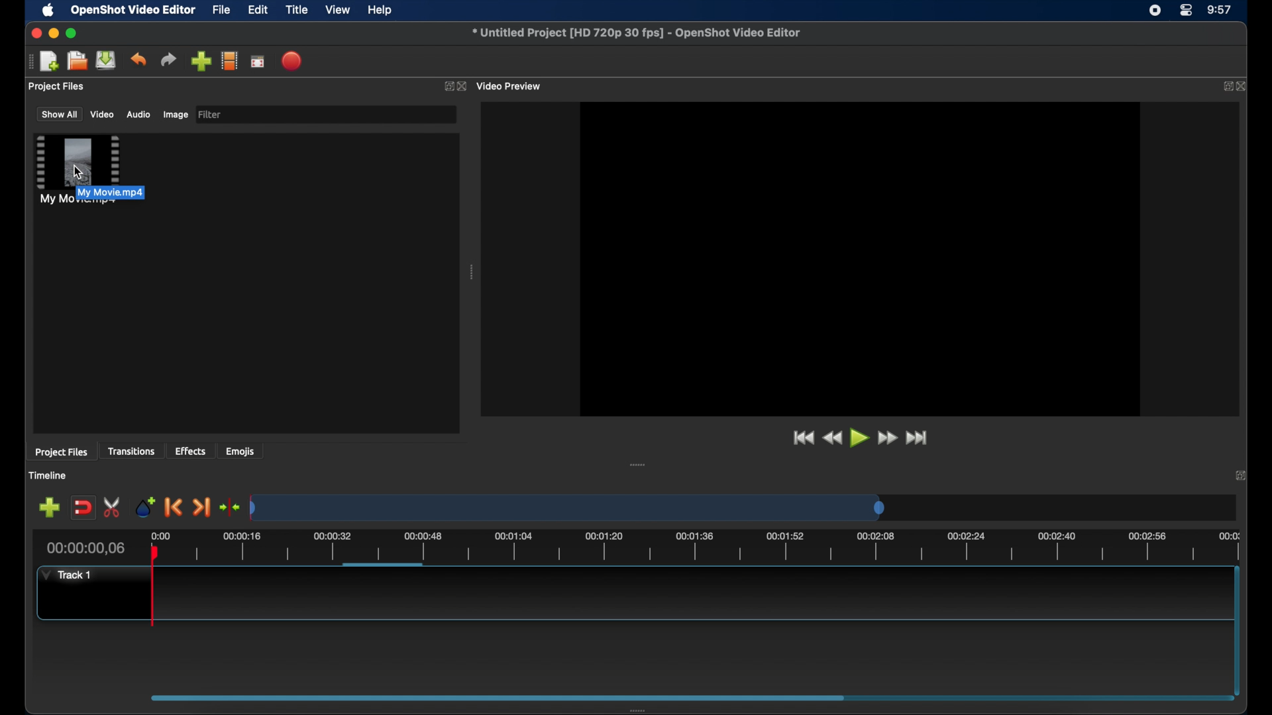 The width and height of the screenshot is (1272, 715). Describe the element at coordinates (138, 60) in the screenshot. I see `undo` at that location.